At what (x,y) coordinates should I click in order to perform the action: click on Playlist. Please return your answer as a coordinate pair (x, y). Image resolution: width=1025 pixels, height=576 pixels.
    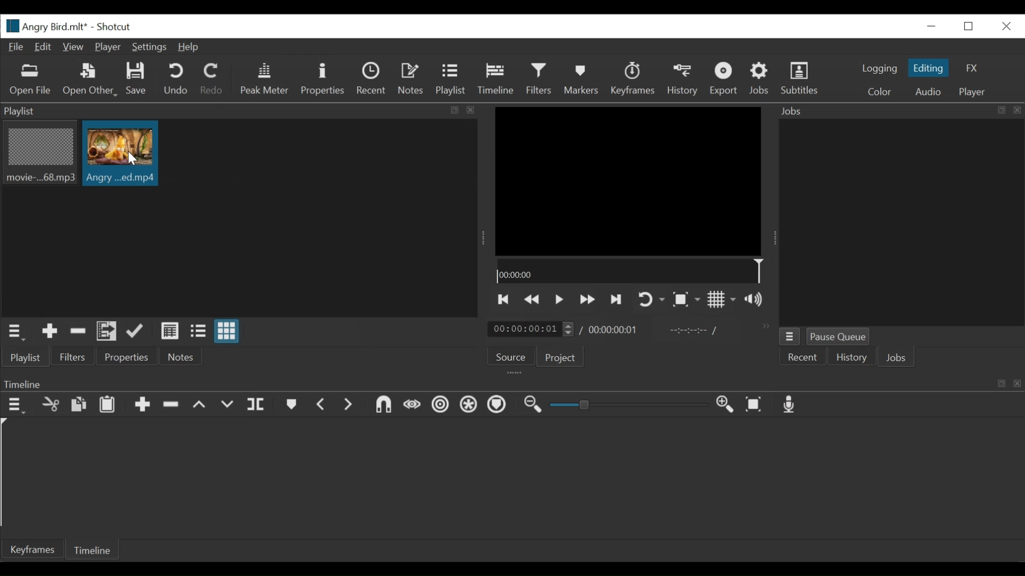
    Looking at the image, I should click on (452, 80).